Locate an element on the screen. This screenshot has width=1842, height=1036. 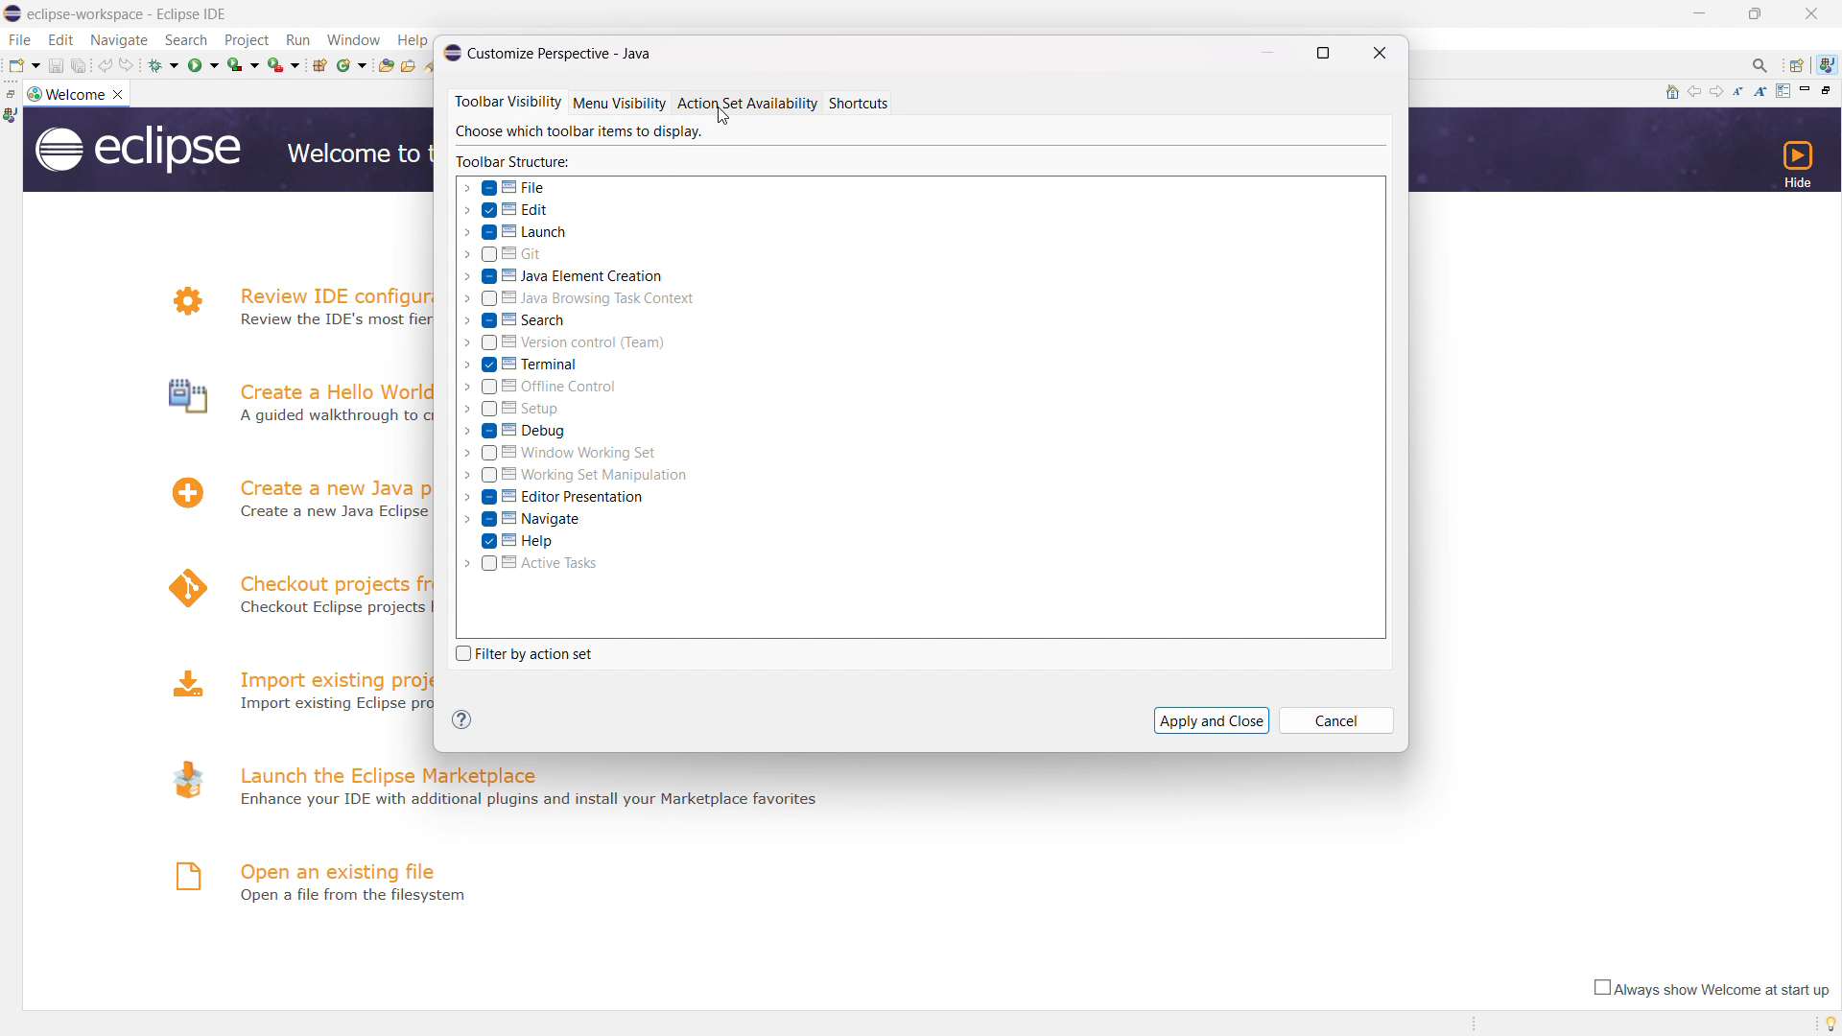
save is located at coordinates (55, 65).